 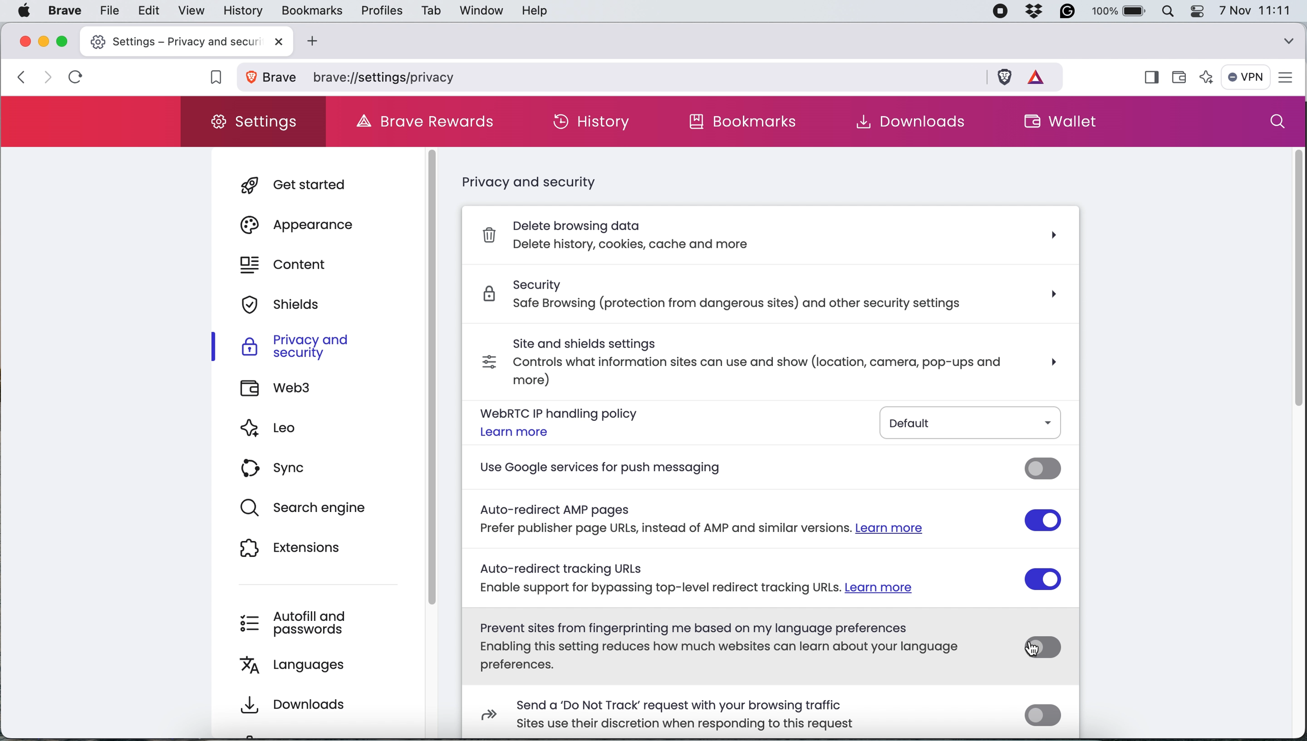 What do you see at coordinates (972, 422) in the screenshot?
I see `default` at bounding box center [972, 422].